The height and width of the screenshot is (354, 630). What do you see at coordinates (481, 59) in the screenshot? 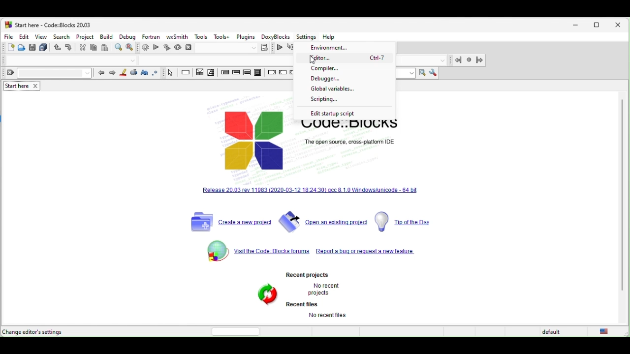
I see `jump forward` at bounding box center [481, 59].